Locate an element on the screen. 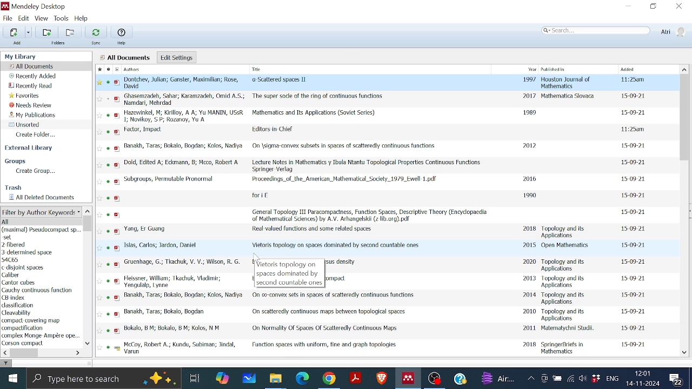  Add is located at coordinates (13, 32).